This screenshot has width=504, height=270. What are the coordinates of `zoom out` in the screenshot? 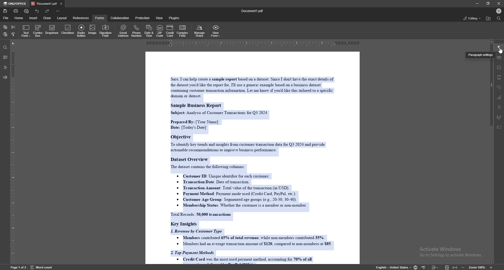 It's located at (464, 267).